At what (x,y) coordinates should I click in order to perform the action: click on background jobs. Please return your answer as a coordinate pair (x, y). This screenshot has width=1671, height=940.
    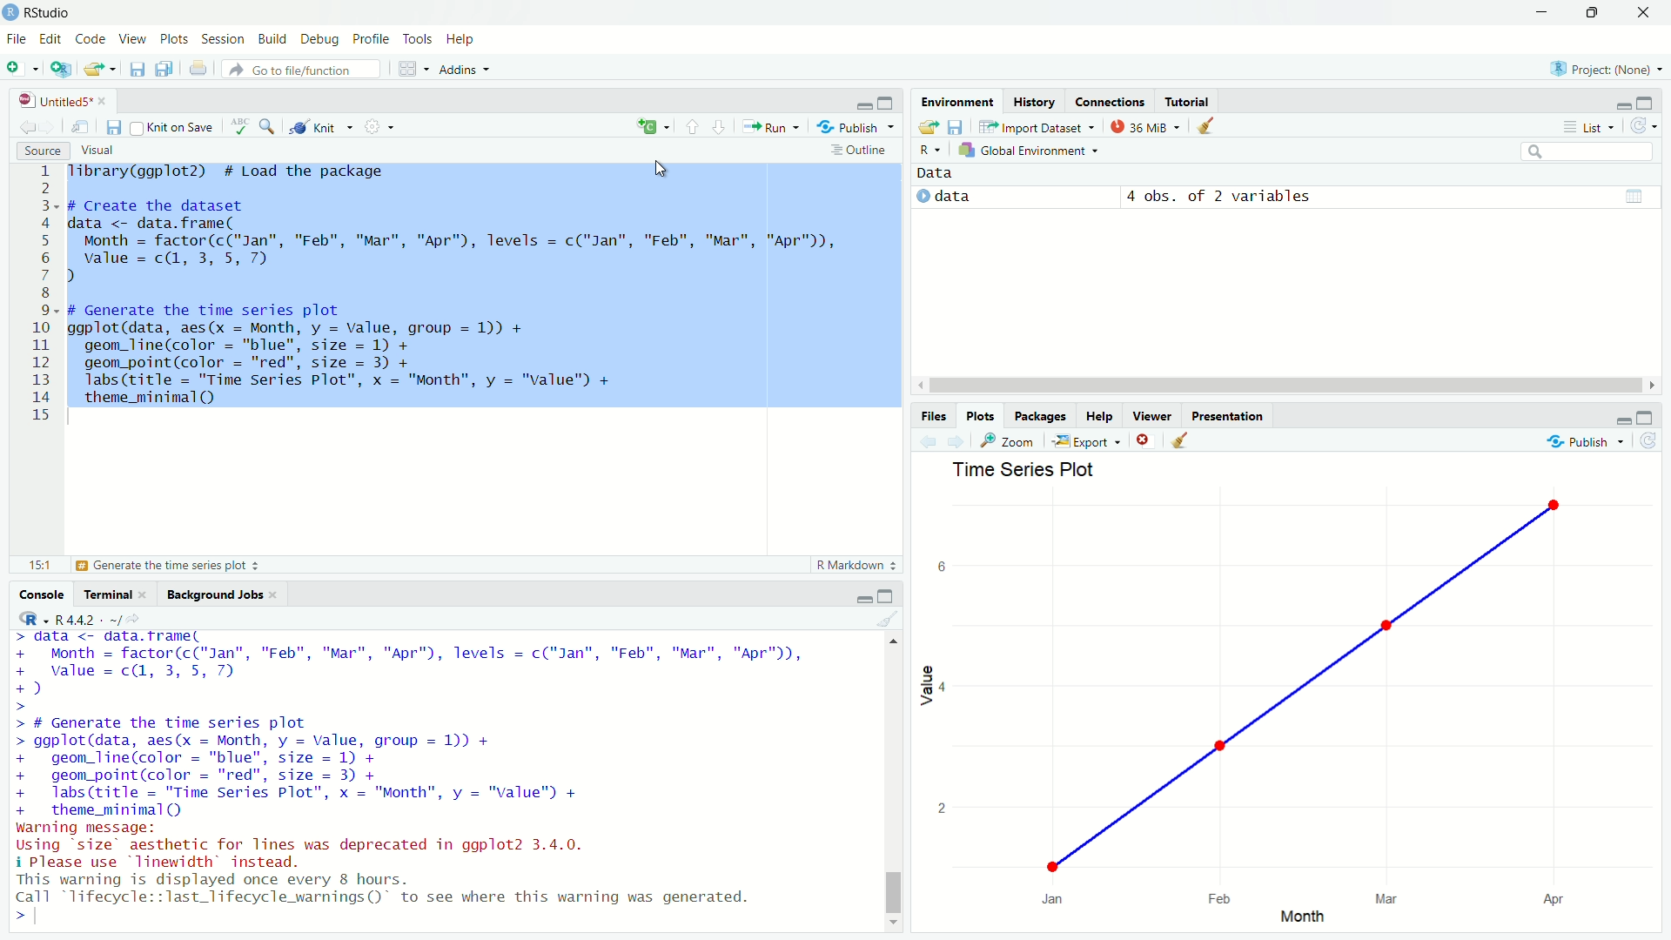
    Looking at the image, I should click on (212, 593).